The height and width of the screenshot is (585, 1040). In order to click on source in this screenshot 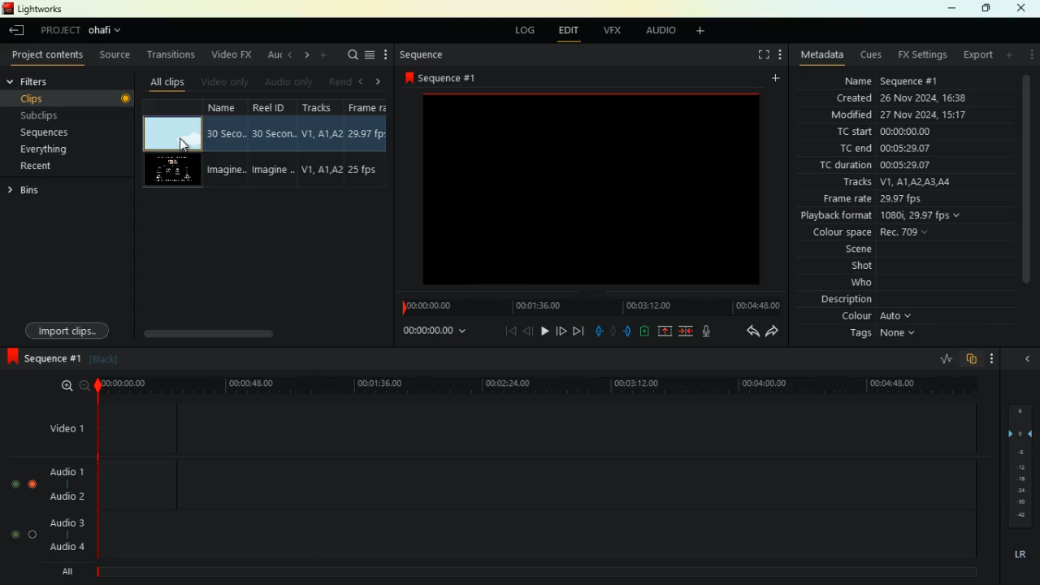, I will do `click(117, 56)`.